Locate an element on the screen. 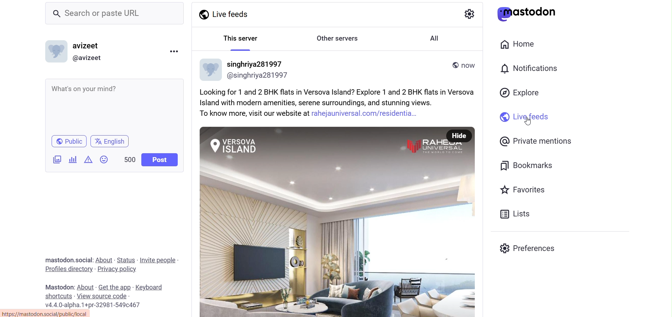 This screenshot has width=672, height=317. Time Posted is located at coordinates (470, 67).